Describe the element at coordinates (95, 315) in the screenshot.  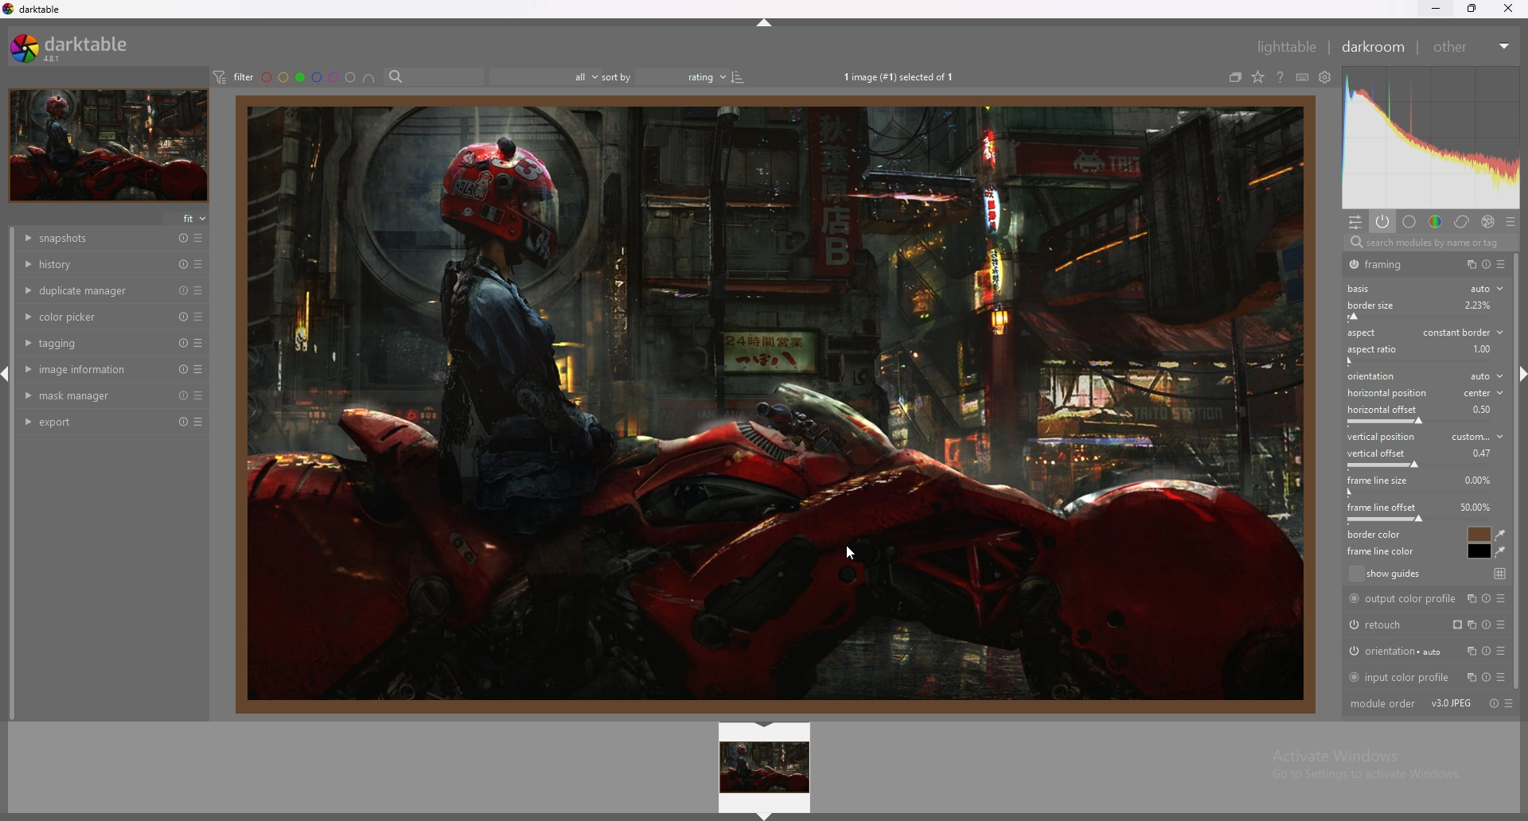
I see `color picker` at that location.